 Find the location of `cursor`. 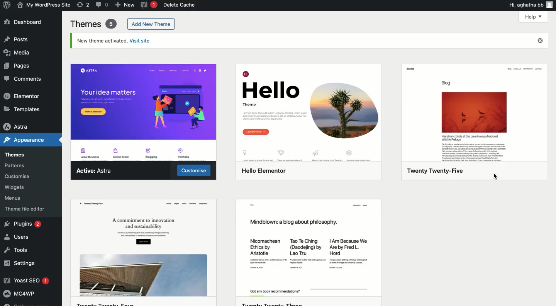

cursor is located at coordinates (496, 177).